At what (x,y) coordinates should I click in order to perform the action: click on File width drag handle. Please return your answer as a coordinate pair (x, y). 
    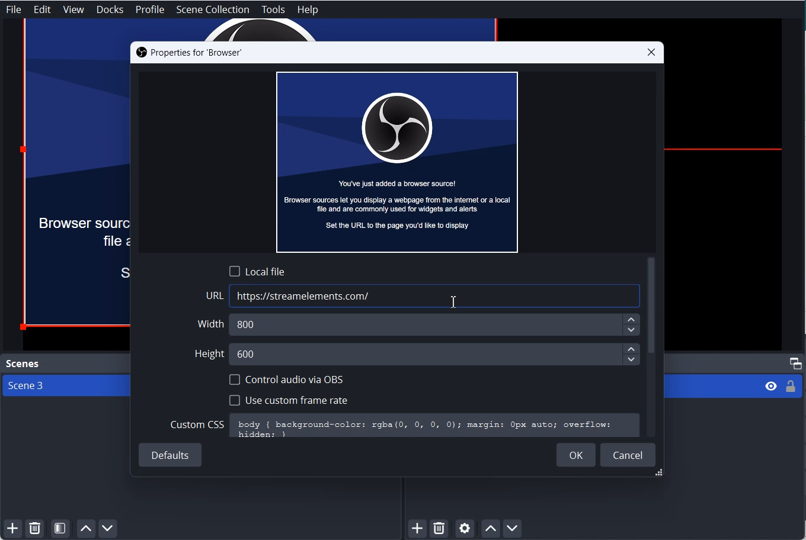
    Looking at the image, I should click on (660, 474).